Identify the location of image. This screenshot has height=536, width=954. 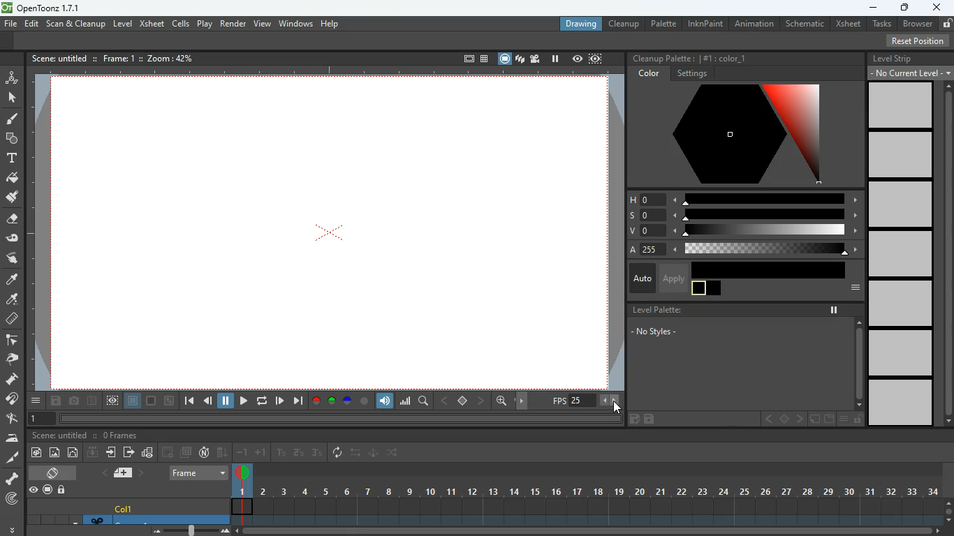
(54, 454).